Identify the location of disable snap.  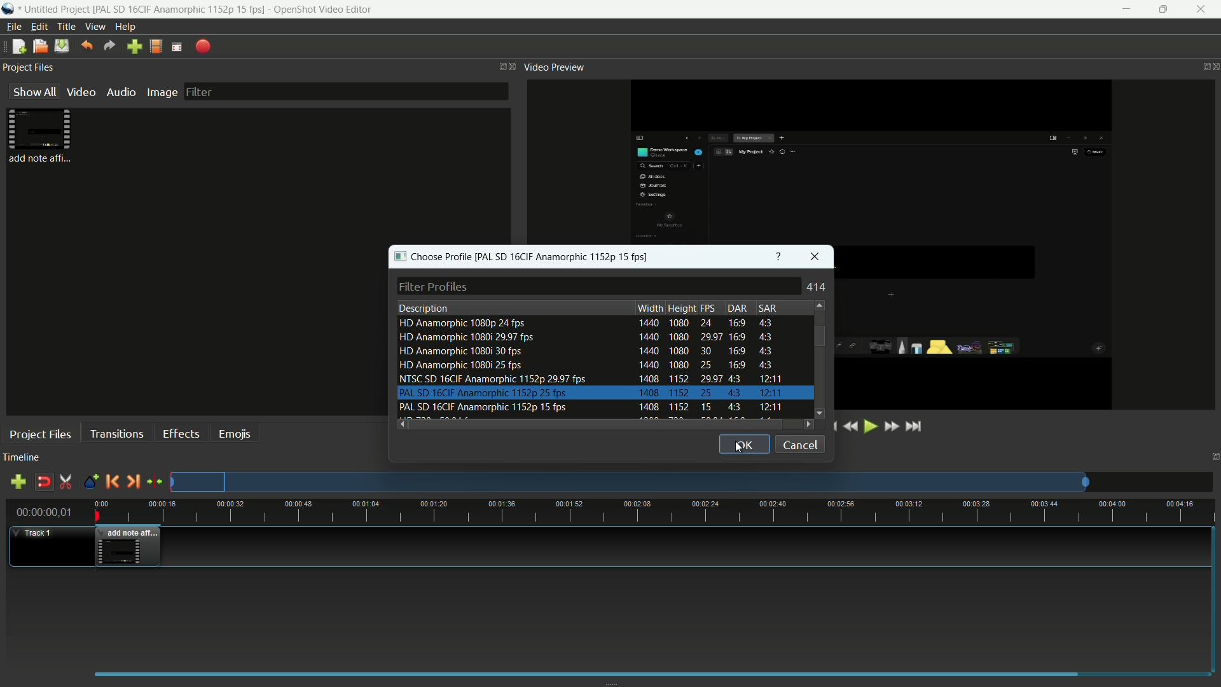
(43, 482).